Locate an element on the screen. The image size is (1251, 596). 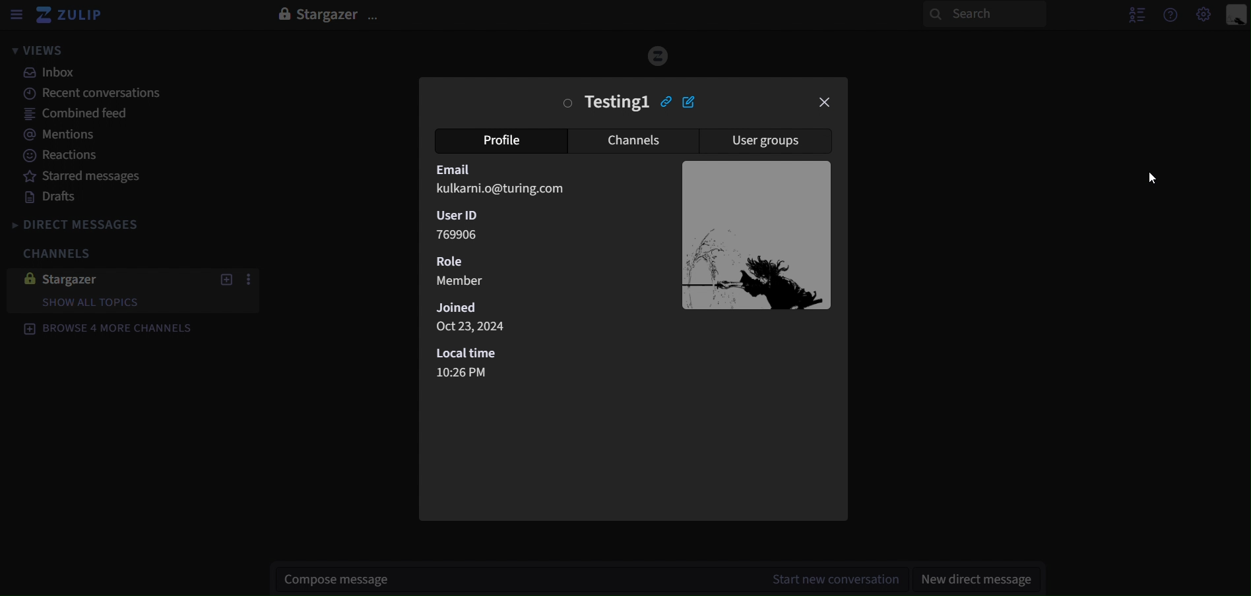
more actions is located at coordinates (250, 280).